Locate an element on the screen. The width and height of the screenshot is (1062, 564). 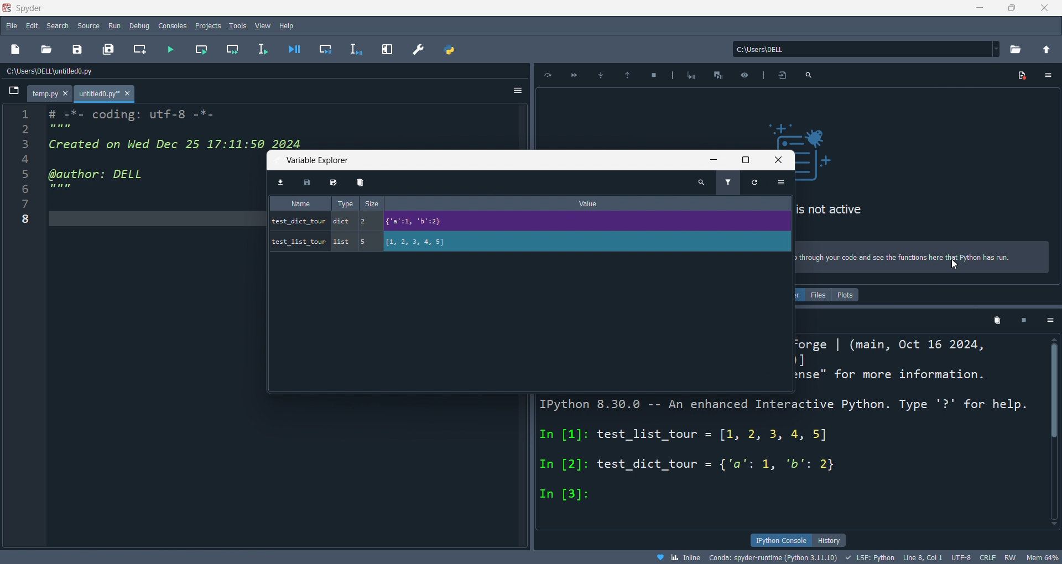
icon is located at coordinates (812, 77).